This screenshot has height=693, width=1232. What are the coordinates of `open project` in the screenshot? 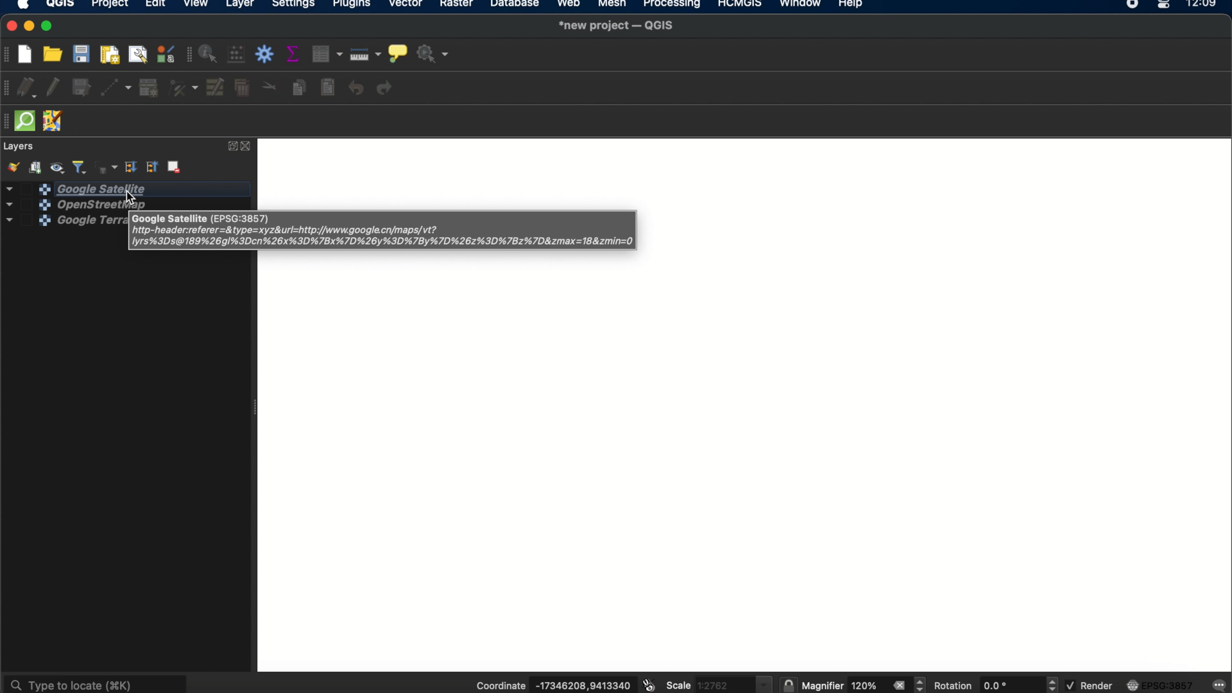 It's located at (55, 54).